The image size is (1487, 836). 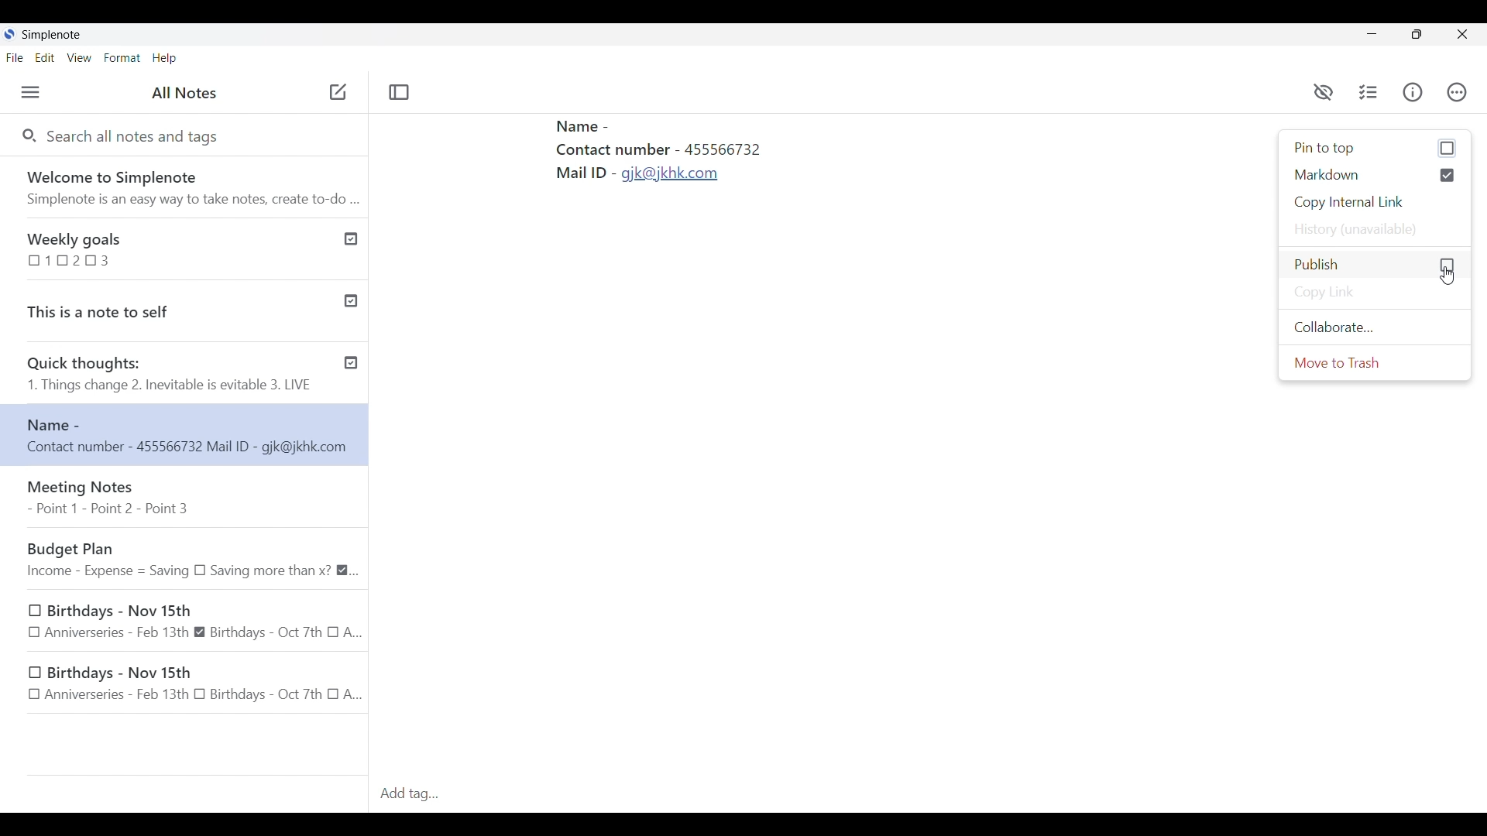 What do you see at coordinates (122, 58) in the screenshot?
I see `Format menu` at bounding box center [122, 58].